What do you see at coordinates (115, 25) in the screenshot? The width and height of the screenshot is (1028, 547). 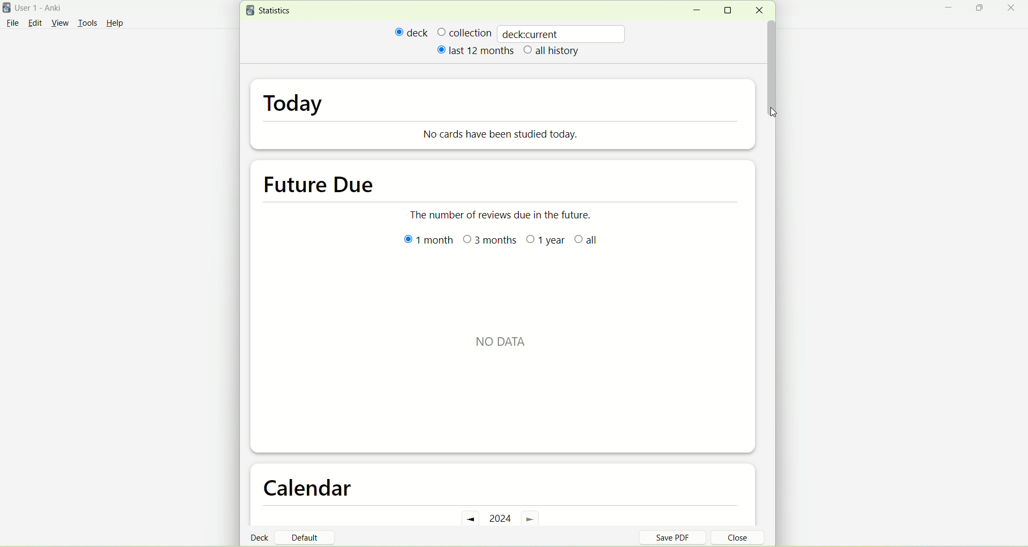 I see `Help` at bounding box center [115, 25].